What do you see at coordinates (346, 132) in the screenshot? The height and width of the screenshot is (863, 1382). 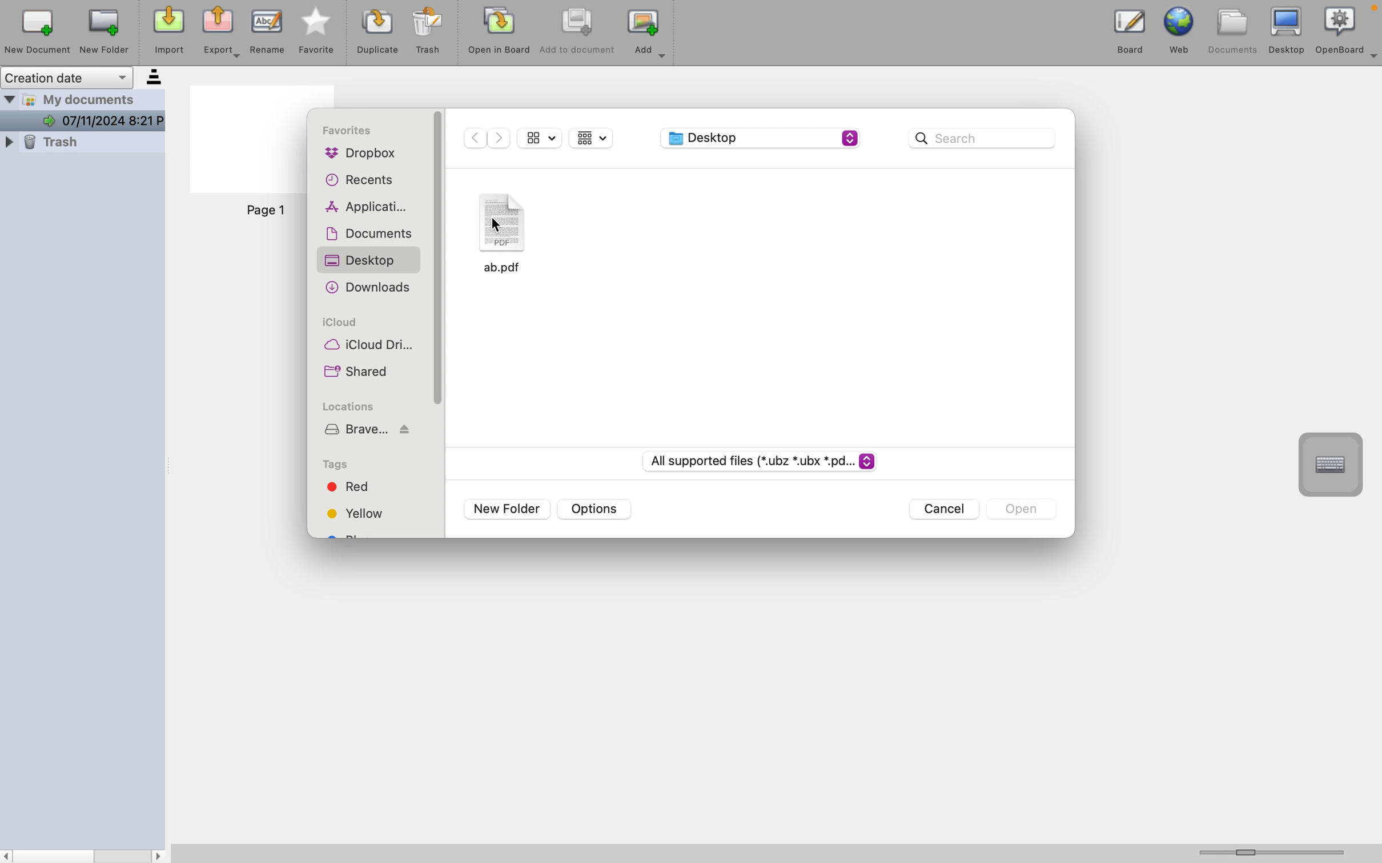 I see `favourites` at bounding box center [346, 132].